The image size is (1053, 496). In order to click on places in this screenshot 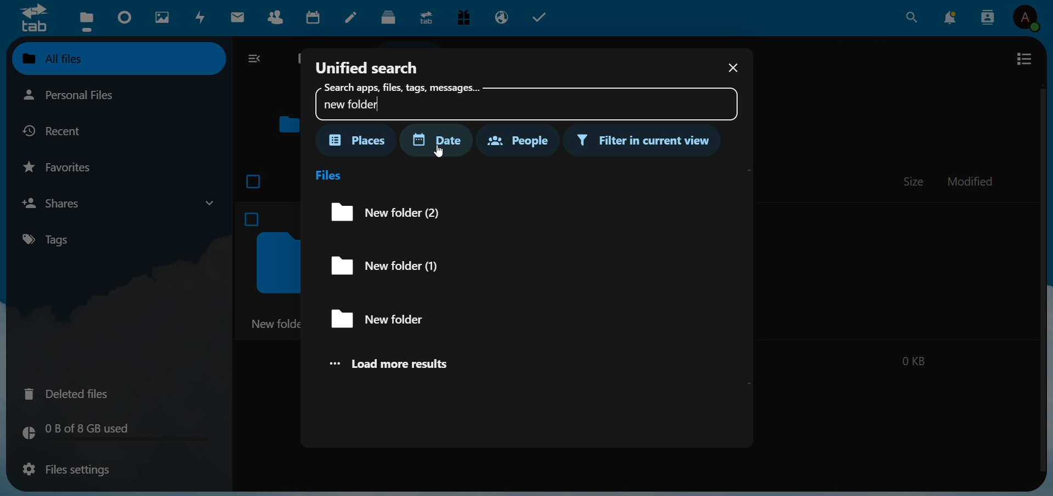, I will do `click(358, 140)`.